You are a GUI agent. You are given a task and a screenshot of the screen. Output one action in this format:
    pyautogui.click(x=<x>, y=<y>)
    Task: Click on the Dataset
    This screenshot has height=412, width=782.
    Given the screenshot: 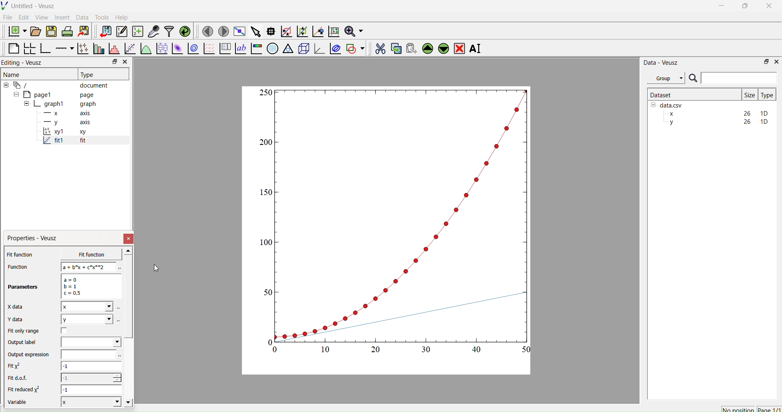 What is the action you would take?
    pyautogui.click(x=661, y=94)
    